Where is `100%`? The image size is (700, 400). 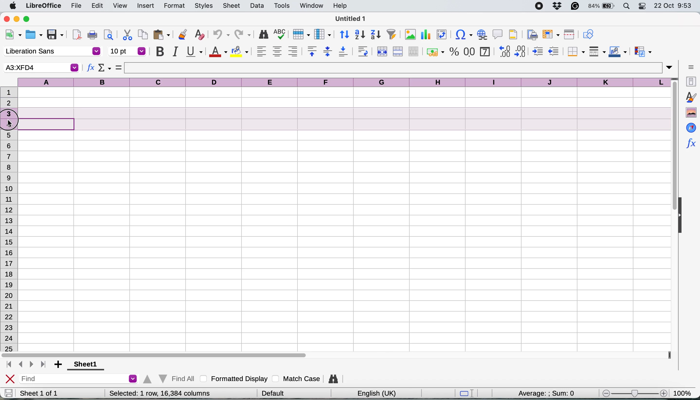 100% is located at coordinates (684, 392).